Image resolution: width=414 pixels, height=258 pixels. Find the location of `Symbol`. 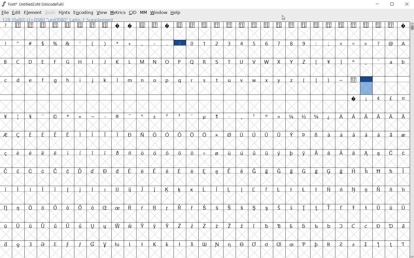

Symbol is located at coordinates (81, 226).